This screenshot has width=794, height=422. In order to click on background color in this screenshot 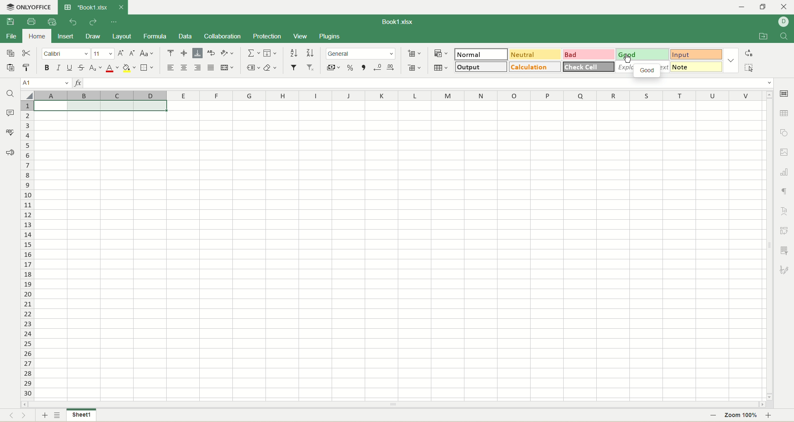, I will do `click(129, 68)`.